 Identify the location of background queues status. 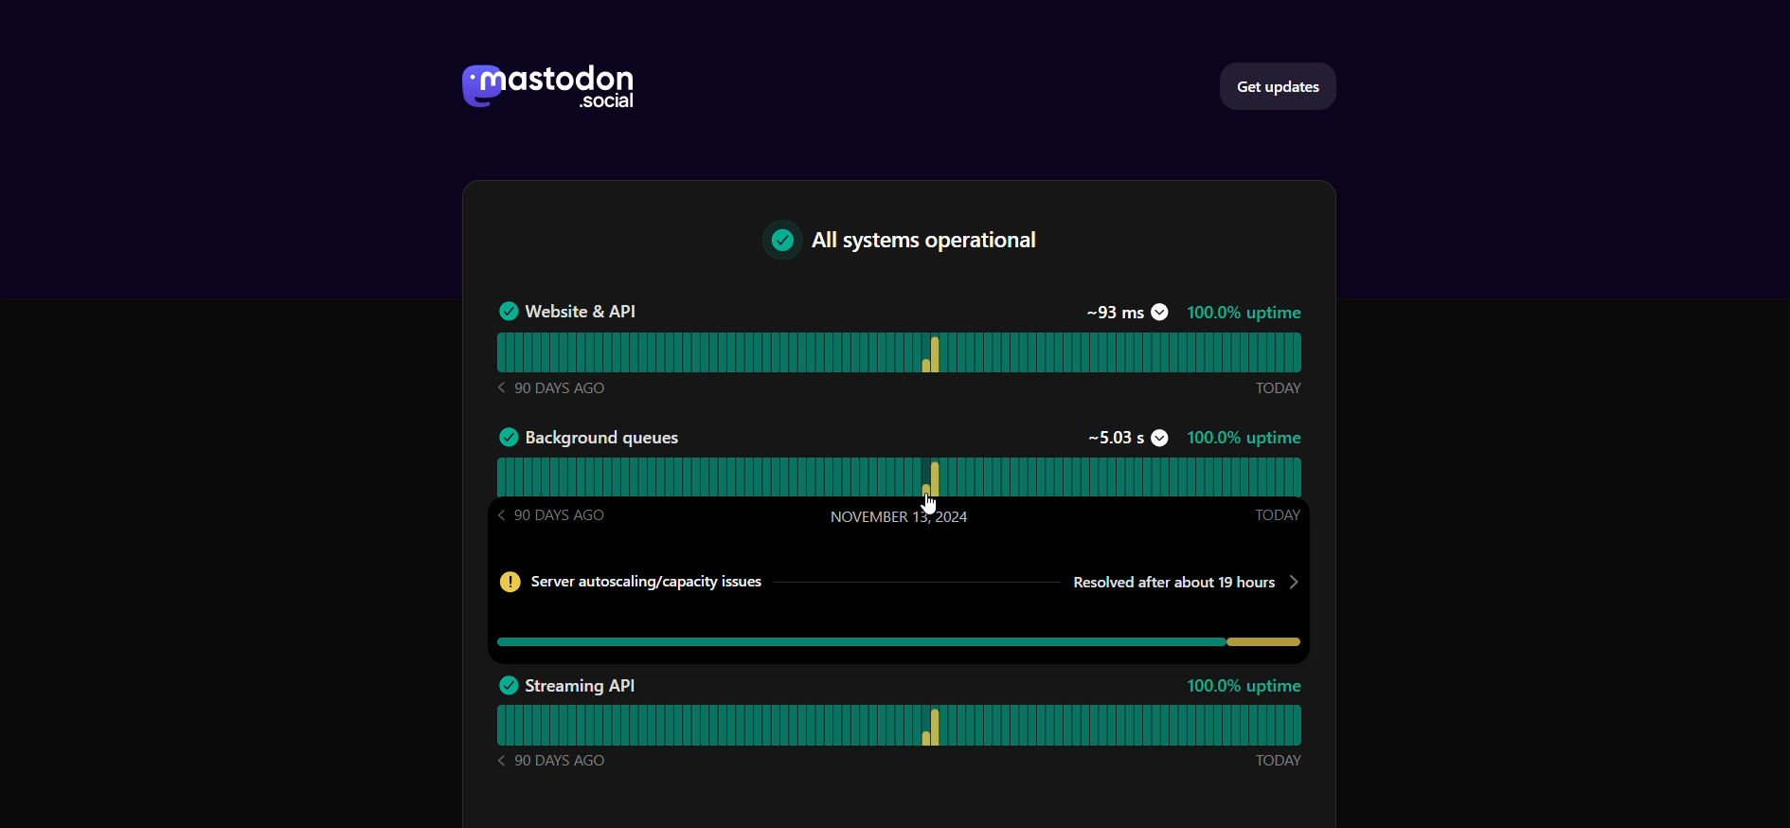
(901, 477).